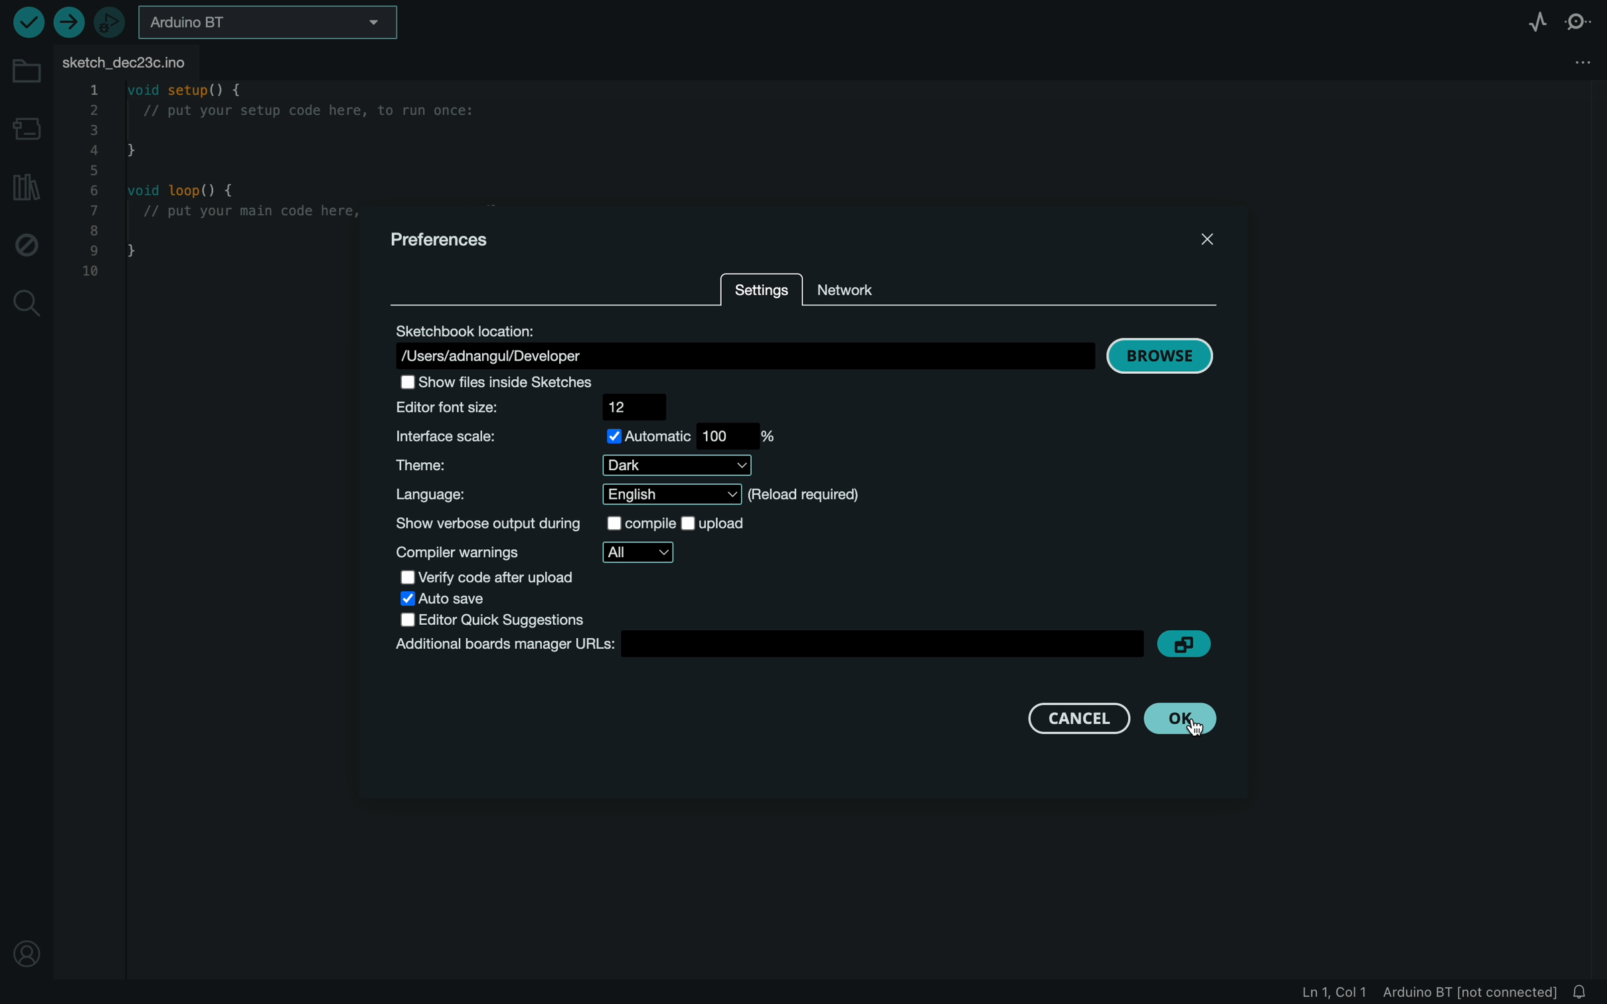  Describe the element at coordinates (1429, 991) in the screenshot. I see `file logs` at that location.